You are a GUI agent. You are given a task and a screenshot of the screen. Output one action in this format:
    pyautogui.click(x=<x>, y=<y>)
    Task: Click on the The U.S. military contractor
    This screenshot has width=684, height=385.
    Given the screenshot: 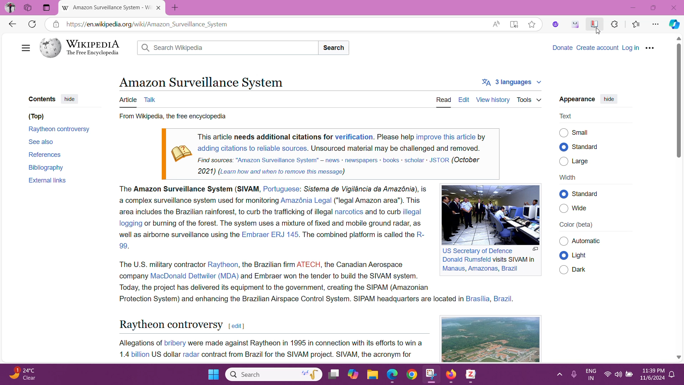 What is the action you would take?
    pyautogui.click(x=160, y=264)
    